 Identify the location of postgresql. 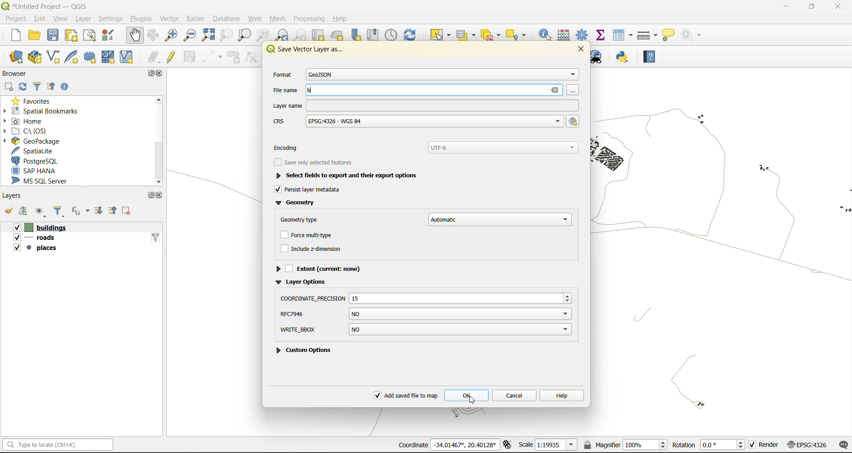
(37, 160).